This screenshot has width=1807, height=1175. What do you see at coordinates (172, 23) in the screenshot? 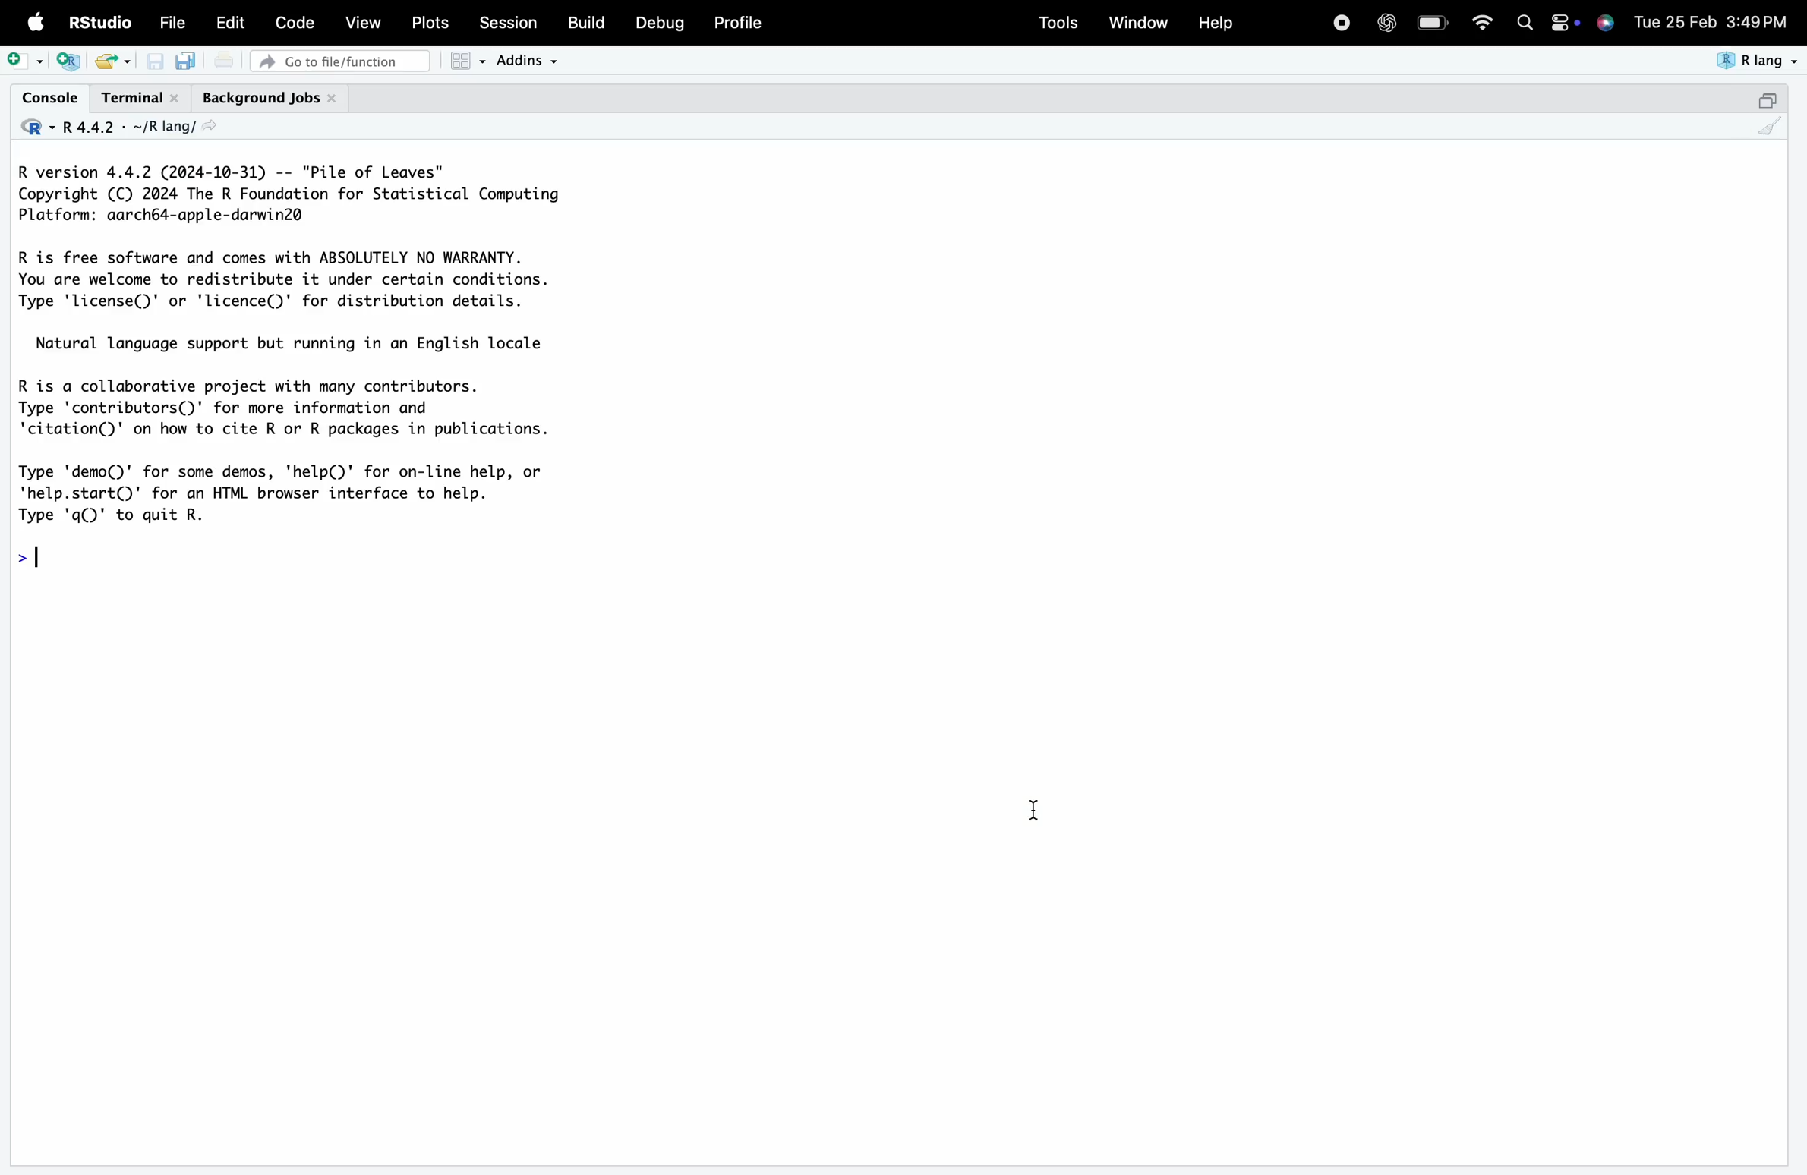
I see `File` at bounding box center [172, 23].